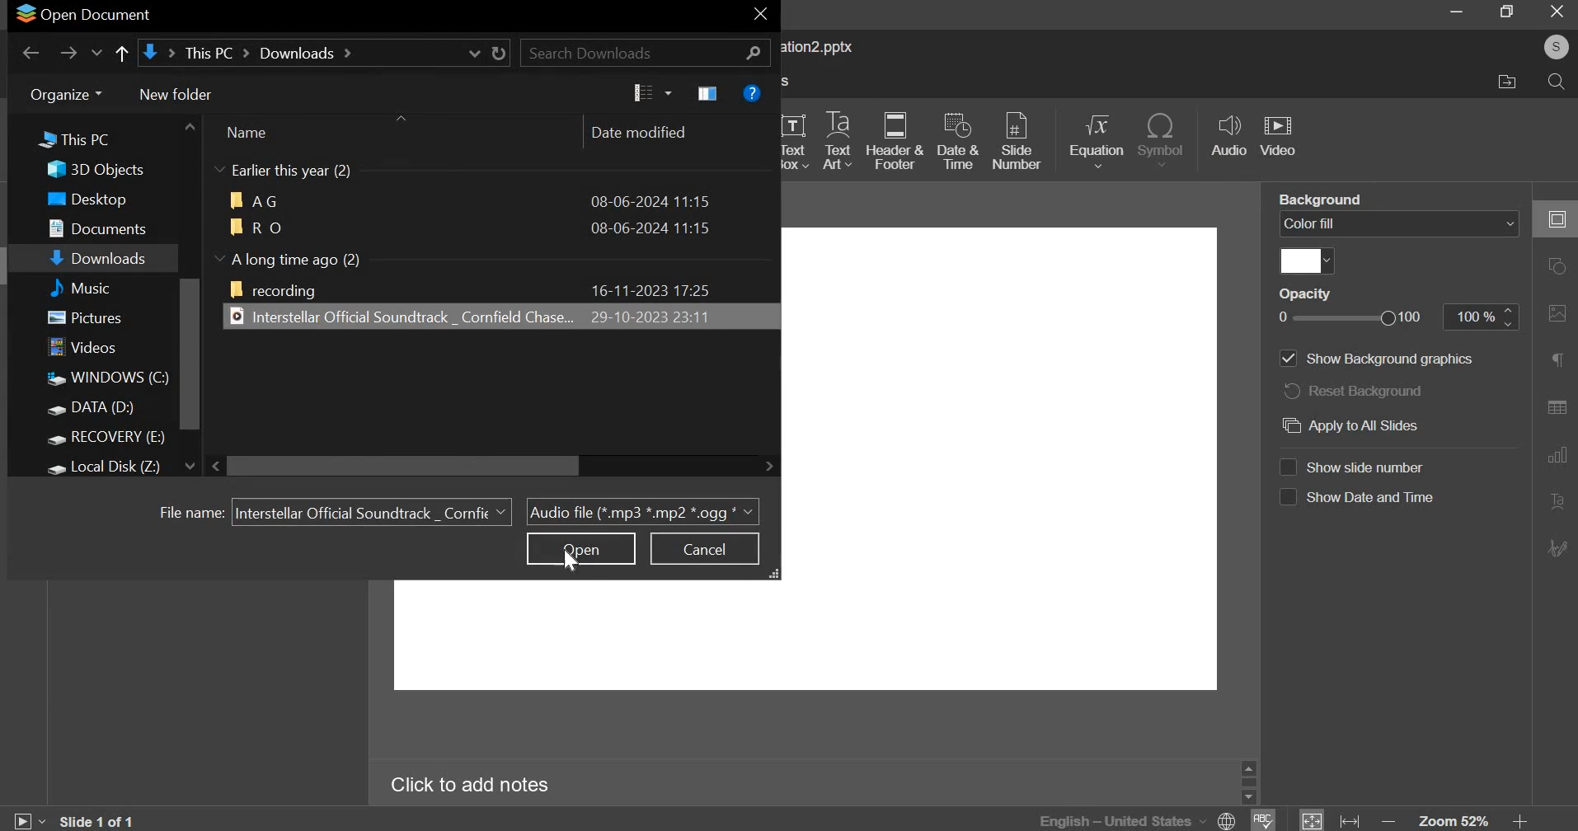 The height and width of the screenshot is (831, 1578). I want to click on fill color, so click(1309, 261).